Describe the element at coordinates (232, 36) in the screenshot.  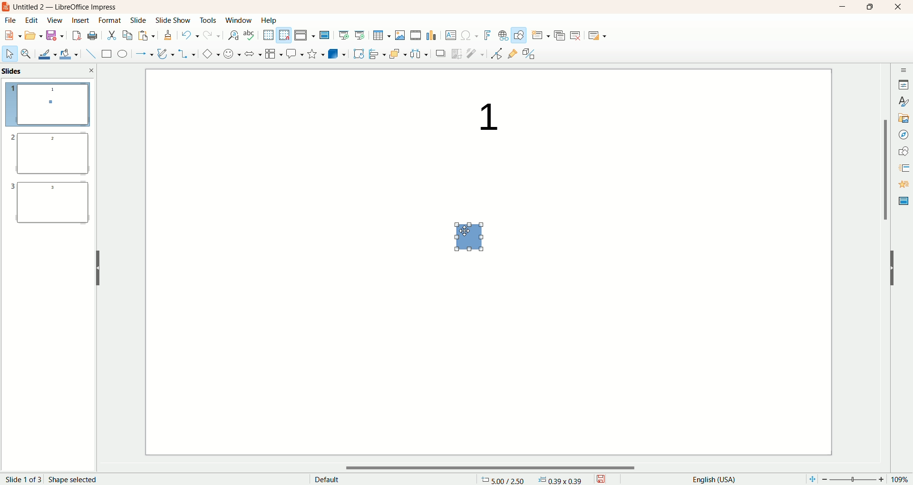
I see `find and replace` at that location.